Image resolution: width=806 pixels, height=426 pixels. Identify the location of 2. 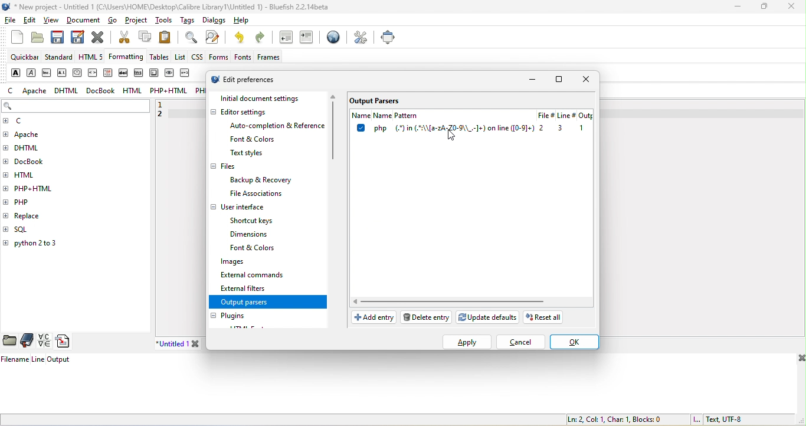
(163, 116).